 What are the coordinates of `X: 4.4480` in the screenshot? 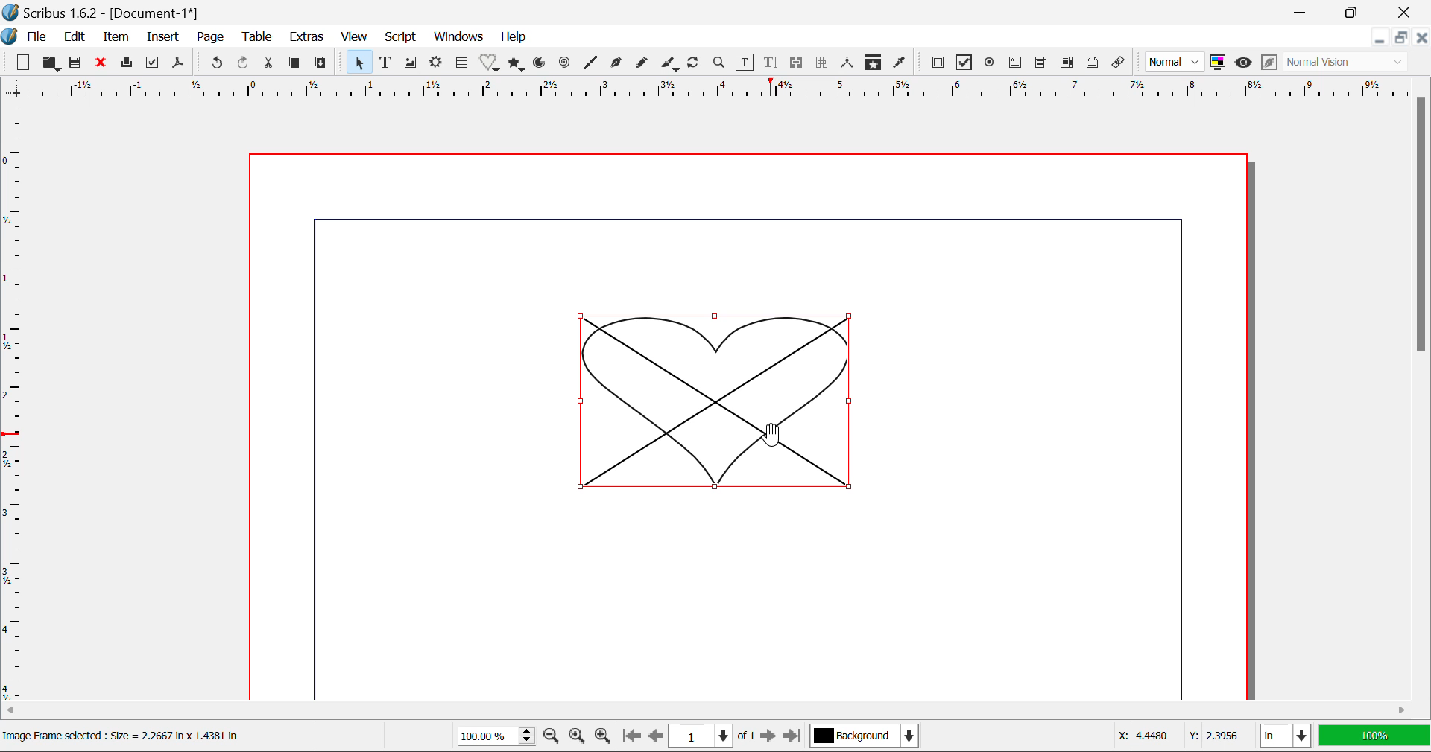 It's located at (1140, 733).